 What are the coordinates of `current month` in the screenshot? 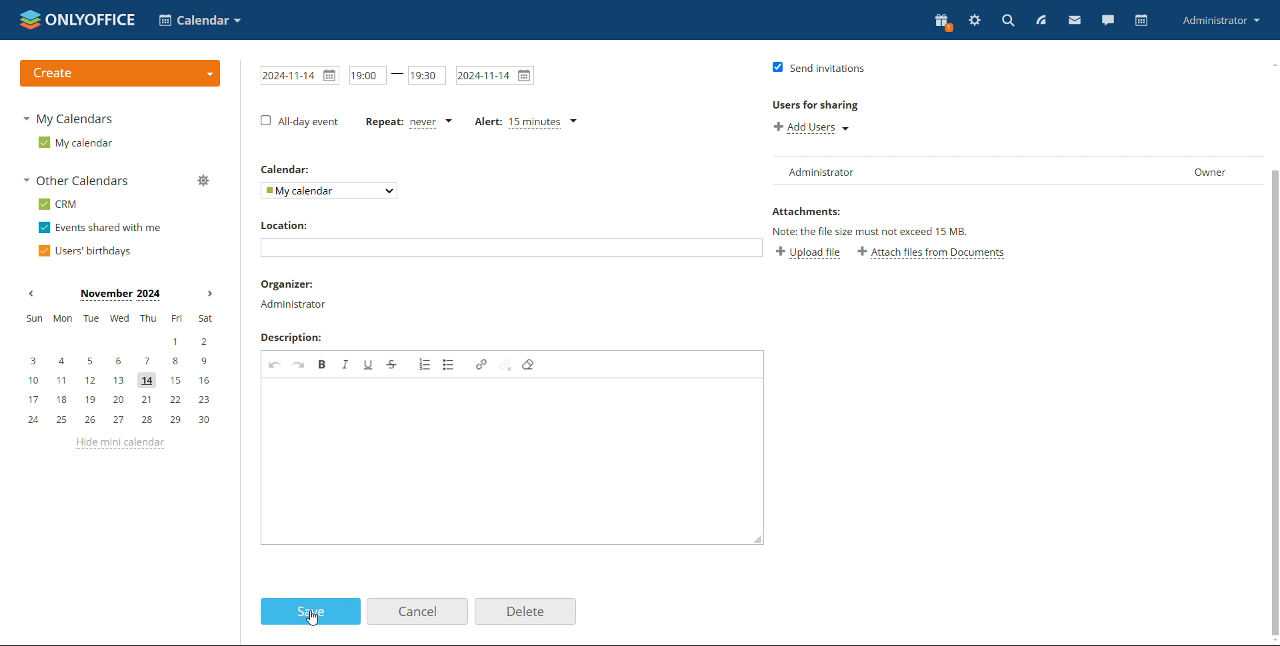 It's located at (120, 295).